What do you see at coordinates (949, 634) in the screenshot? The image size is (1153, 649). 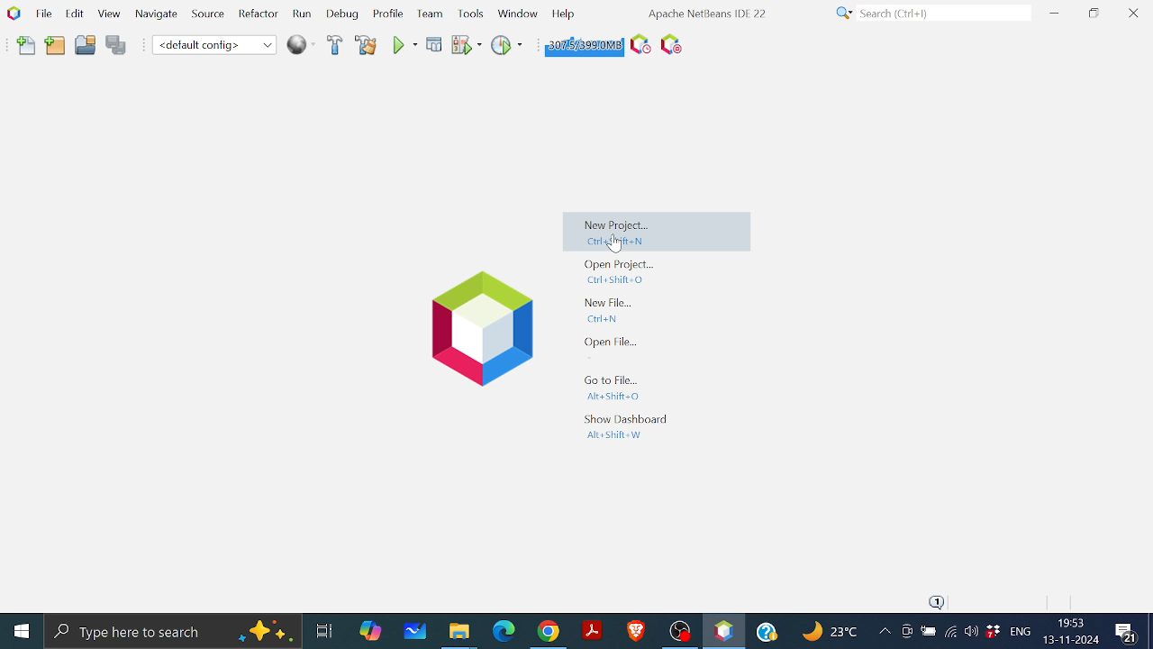 I see `Internet Access` at bounding box center [949, 634].